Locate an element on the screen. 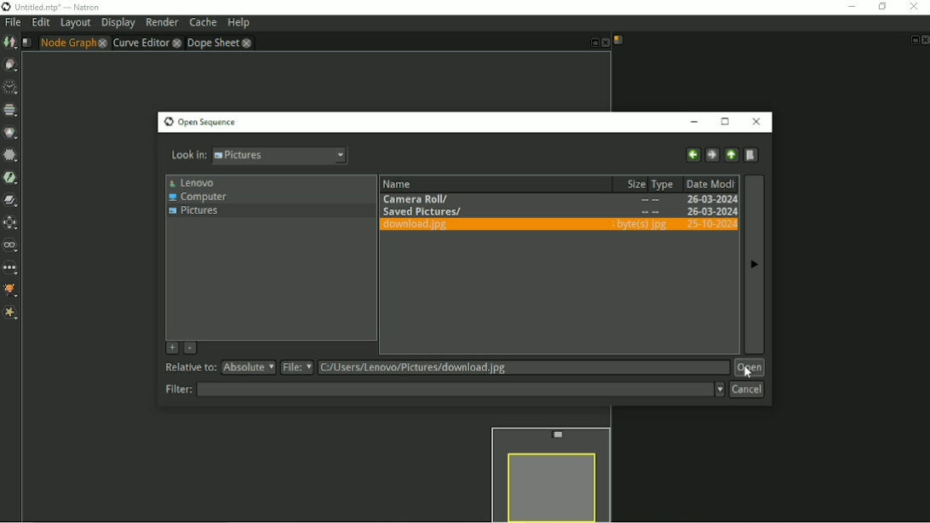 The height and width of the screenshot is (523, 930). Script name is located at coordinates (26, 43).